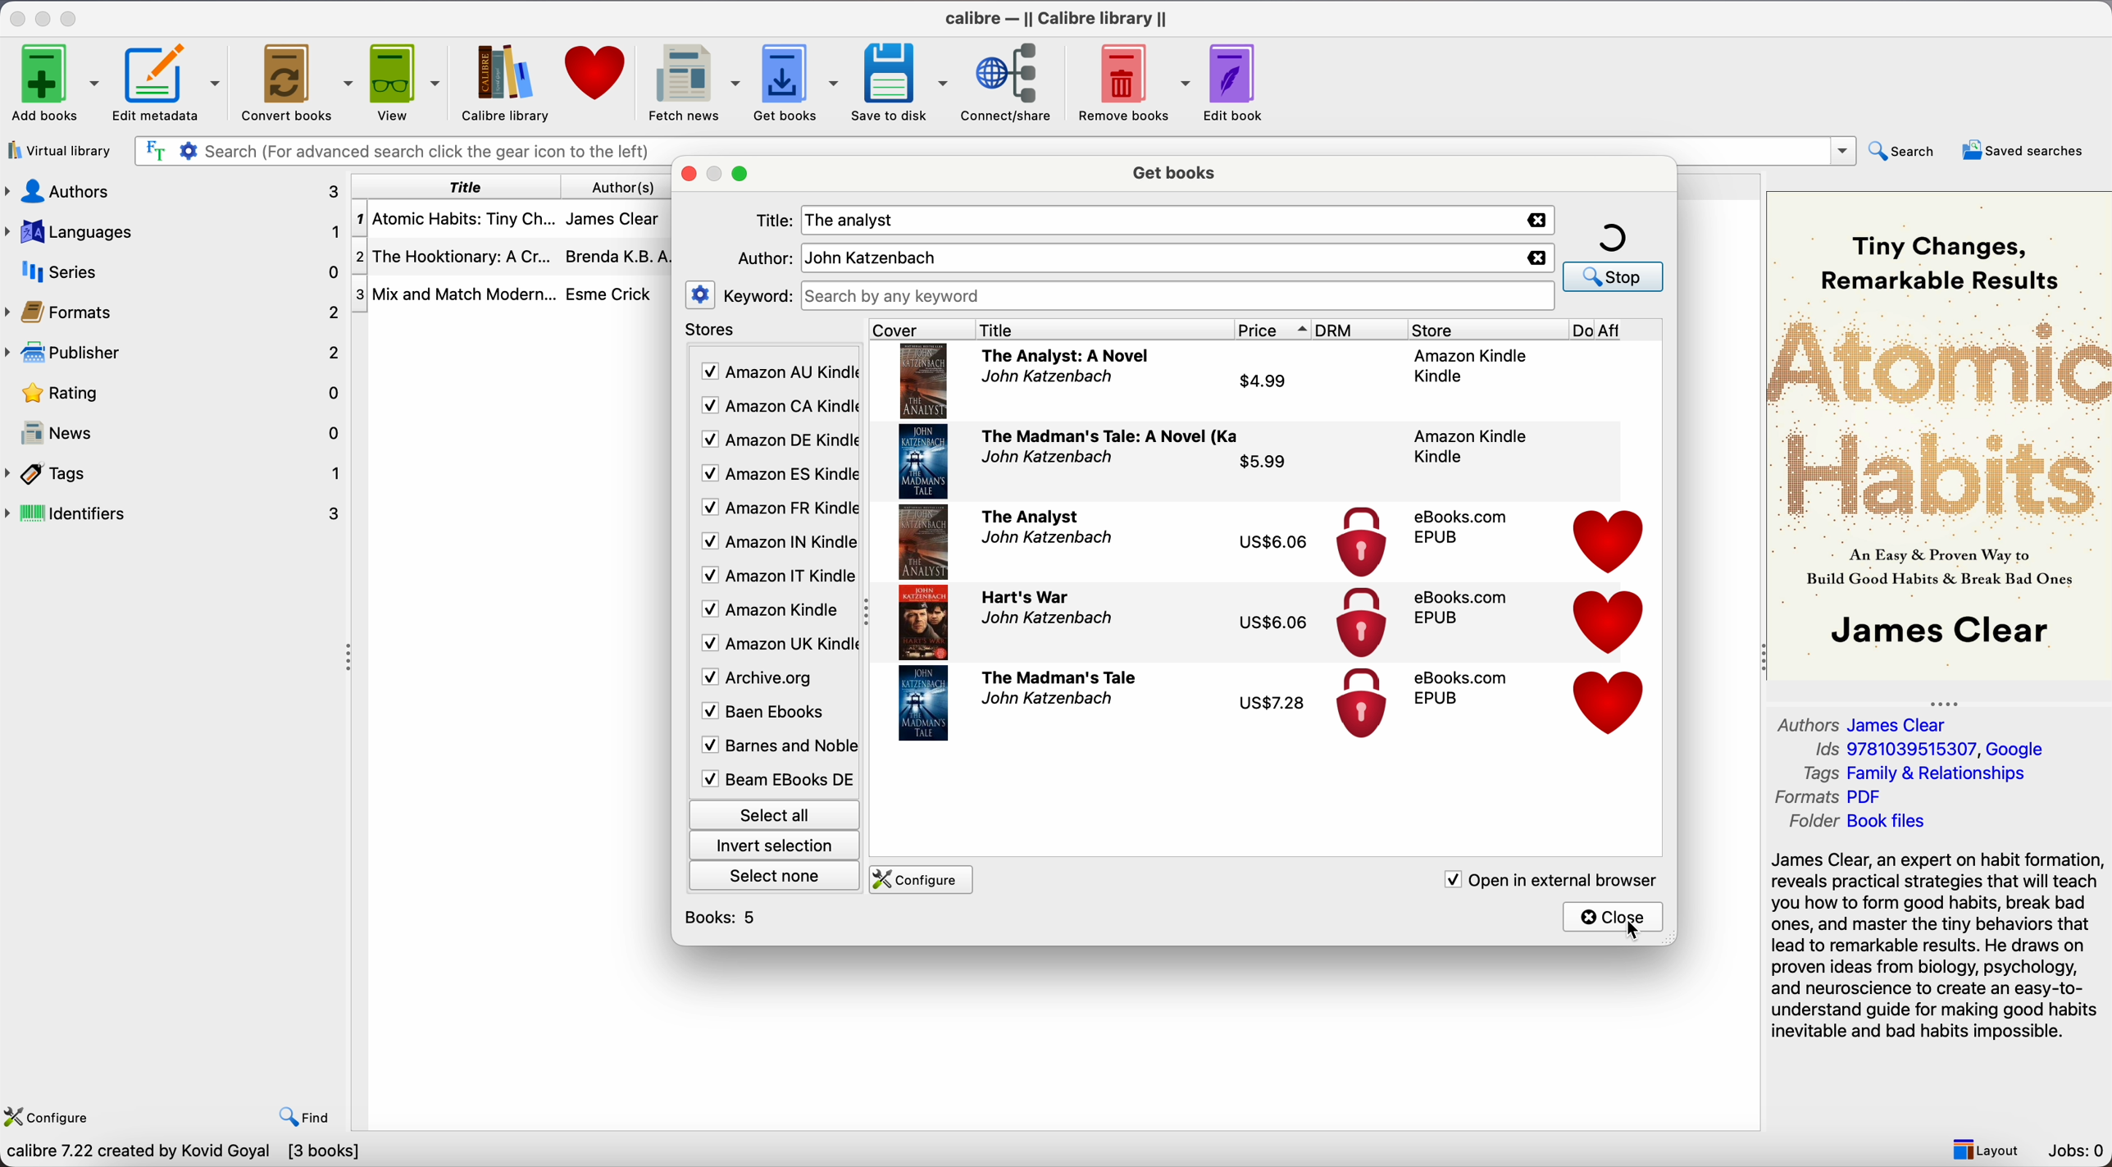 Image resolution: width=2112 pixels, height=1167 pixels. Describe the element at coordinates (624, 188) in the screenshot. I see `authors` at that location.